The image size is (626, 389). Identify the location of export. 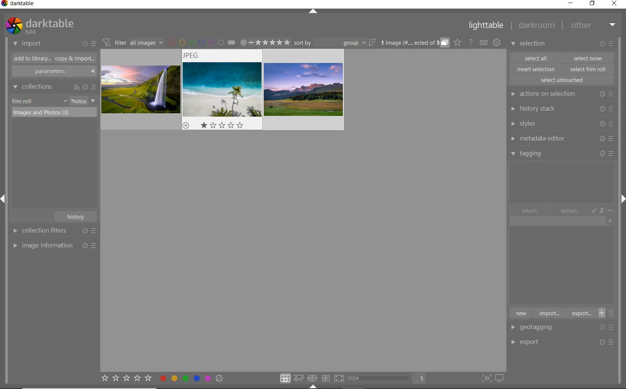
(581, 313).